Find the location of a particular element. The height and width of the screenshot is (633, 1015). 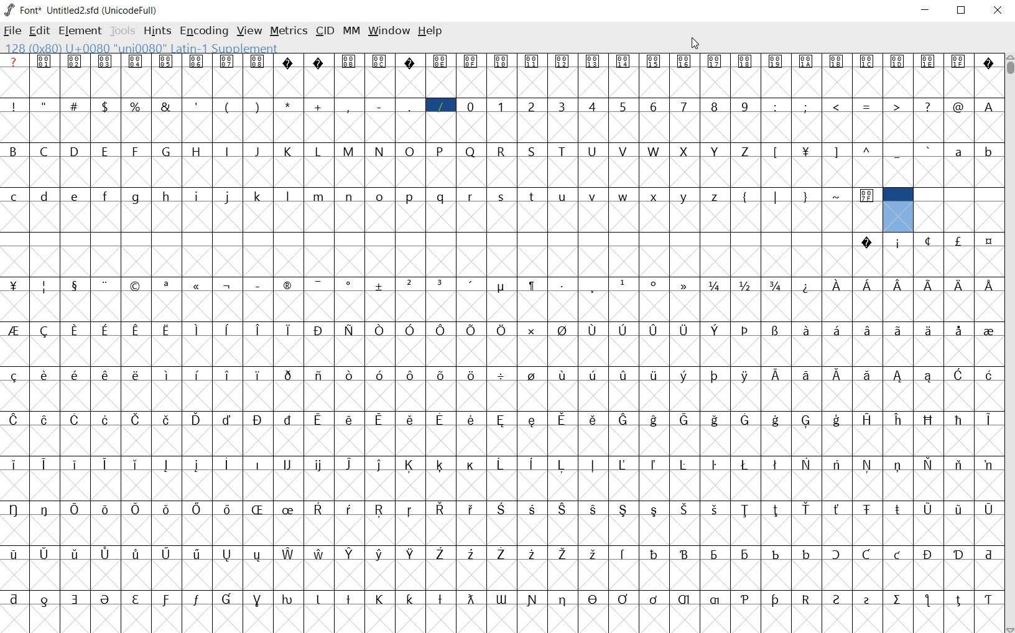

Symbol is located at coordinates (229, 285).